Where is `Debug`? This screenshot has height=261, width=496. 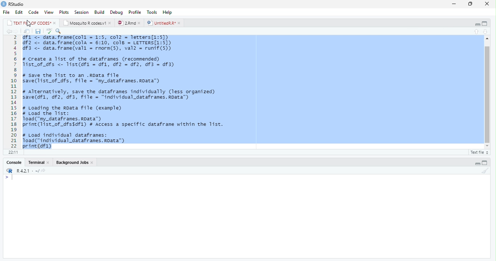
Debug is located at coordinates (117, 12).